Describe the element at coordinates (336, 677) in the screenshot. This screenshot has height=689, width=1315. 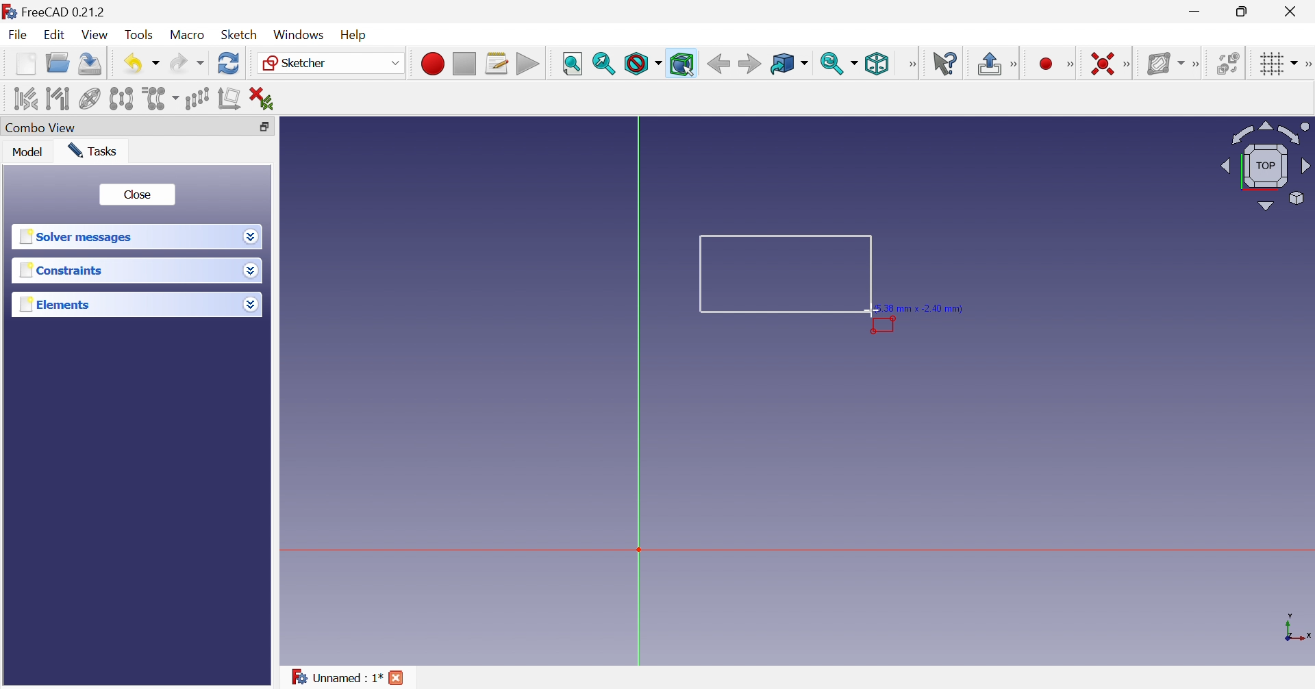
I see `Unnamed : 1` at that location.